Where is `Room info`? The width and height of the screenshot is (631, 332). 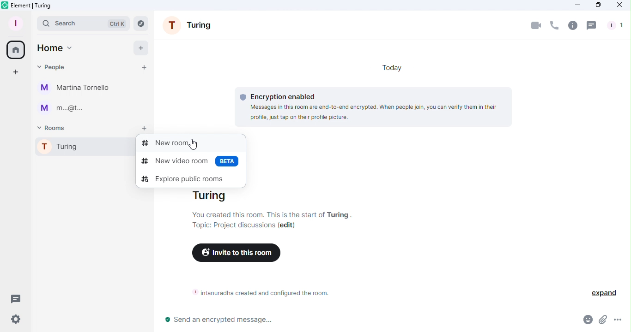
Room info is located at coordinates (572, 25).